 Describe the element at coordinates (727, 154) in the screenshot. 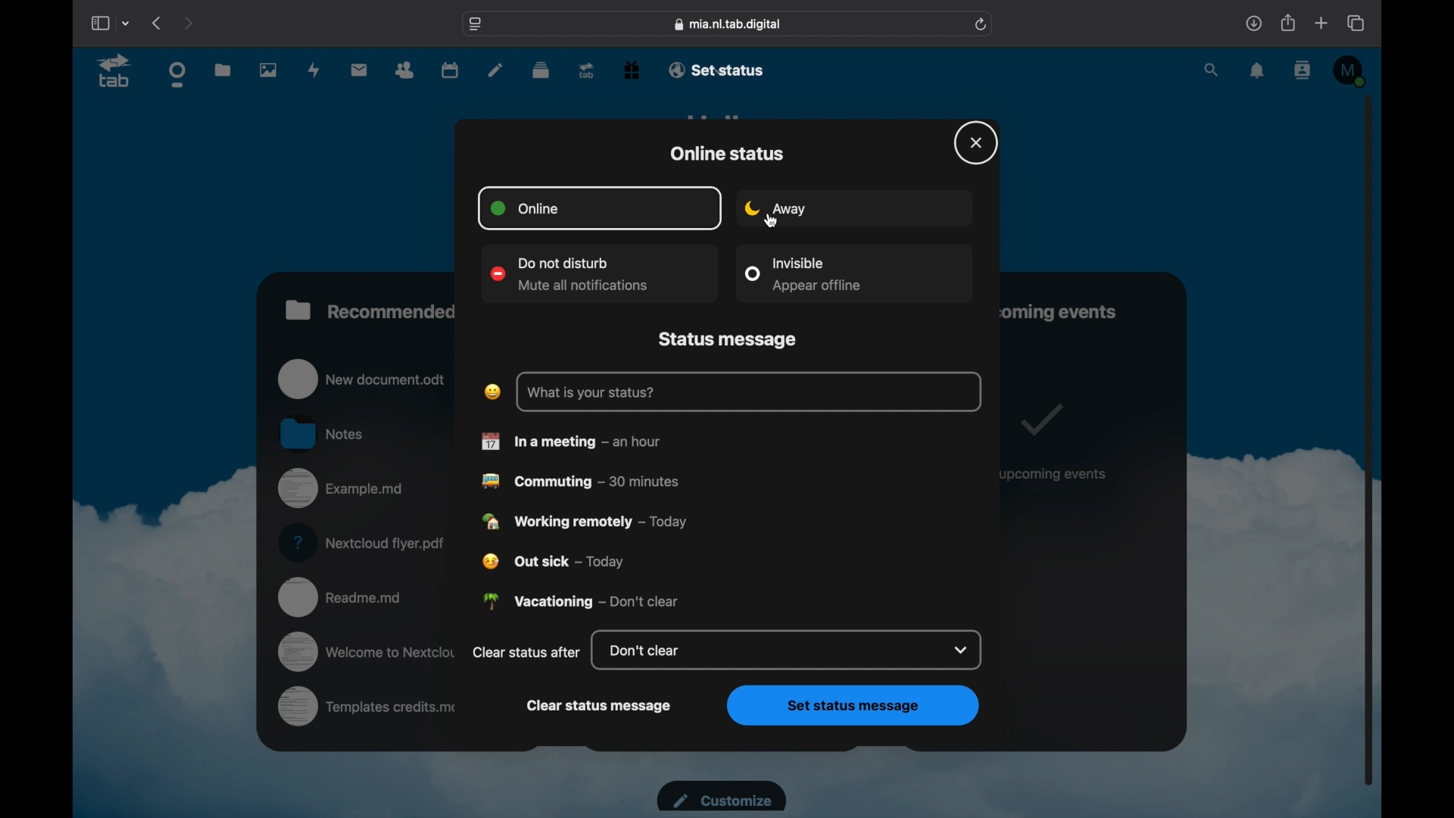

I see `online status` at that location.